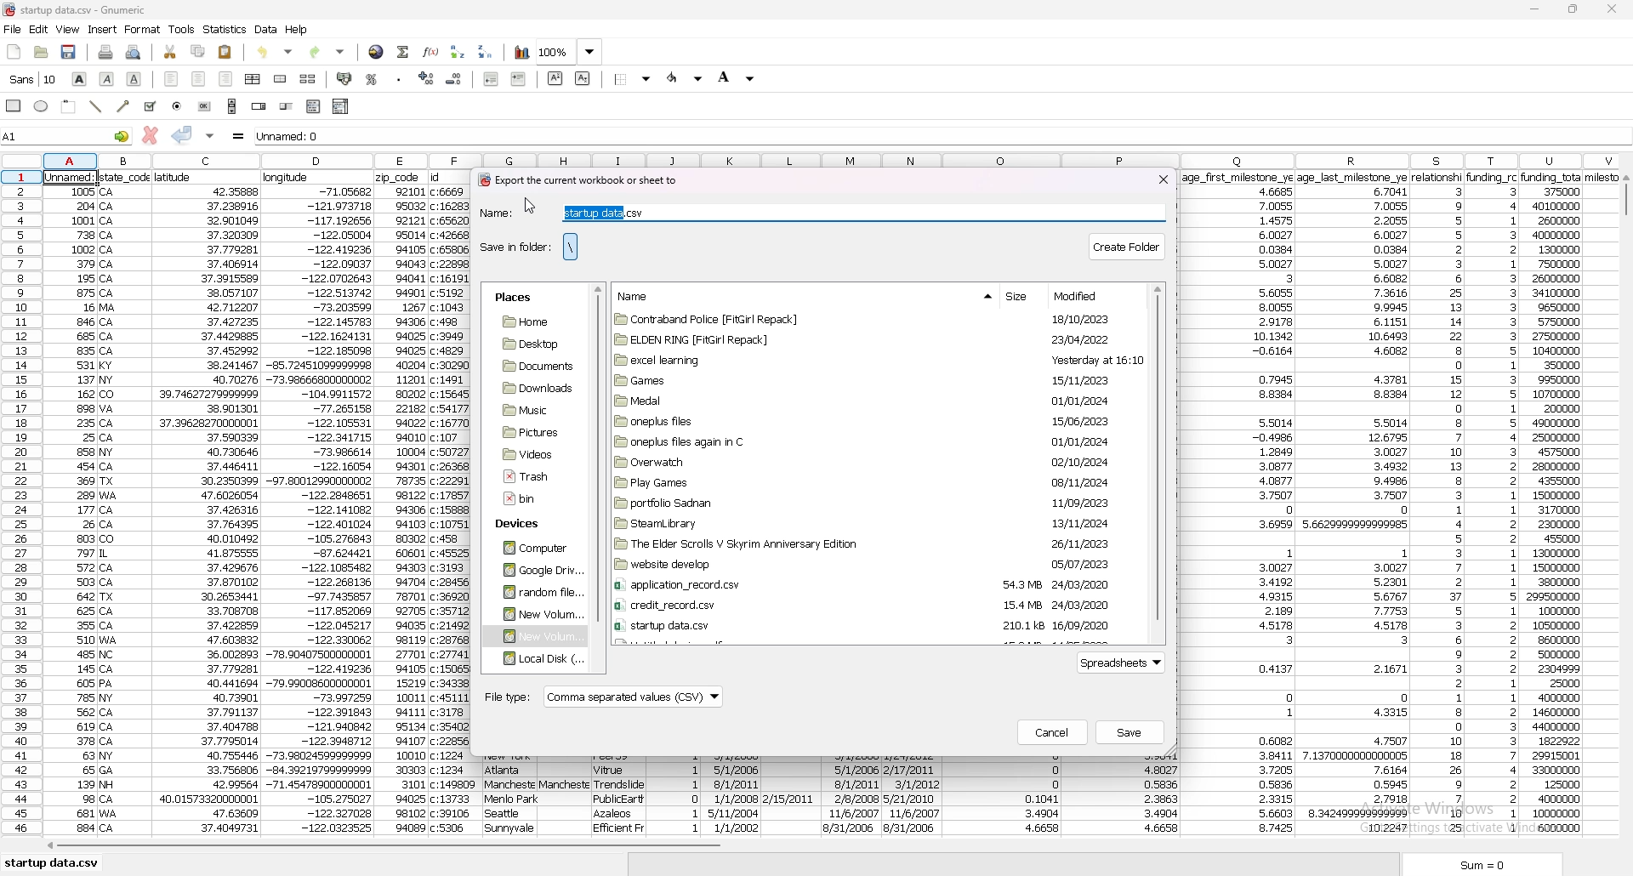 This screenshot has width=1633, height=876. Describe the element at coordinates (538, 613) in the screenshot. I see `folder` at that location.